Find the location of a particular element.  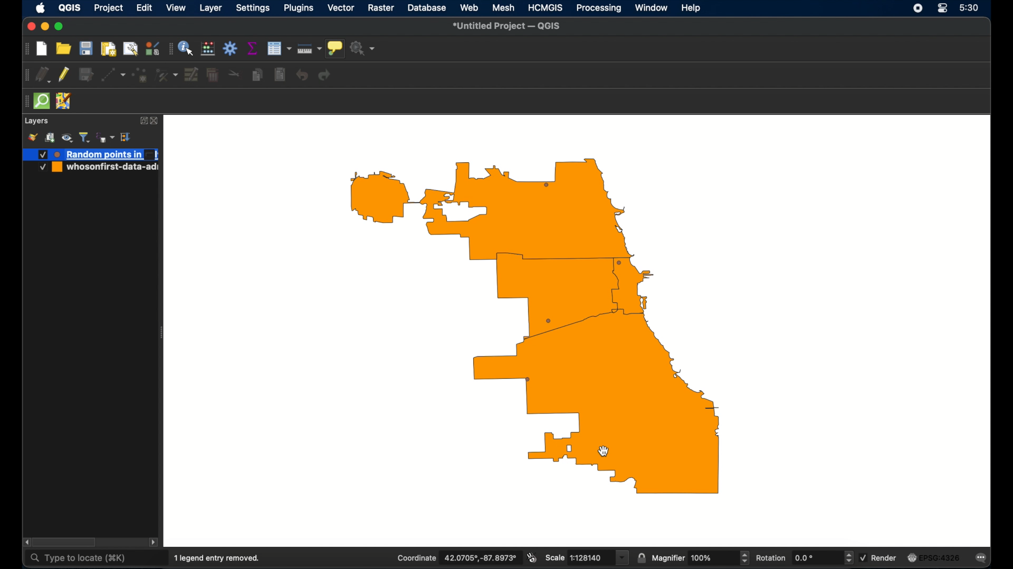

open attribute table is located at coordinates (279, 48).